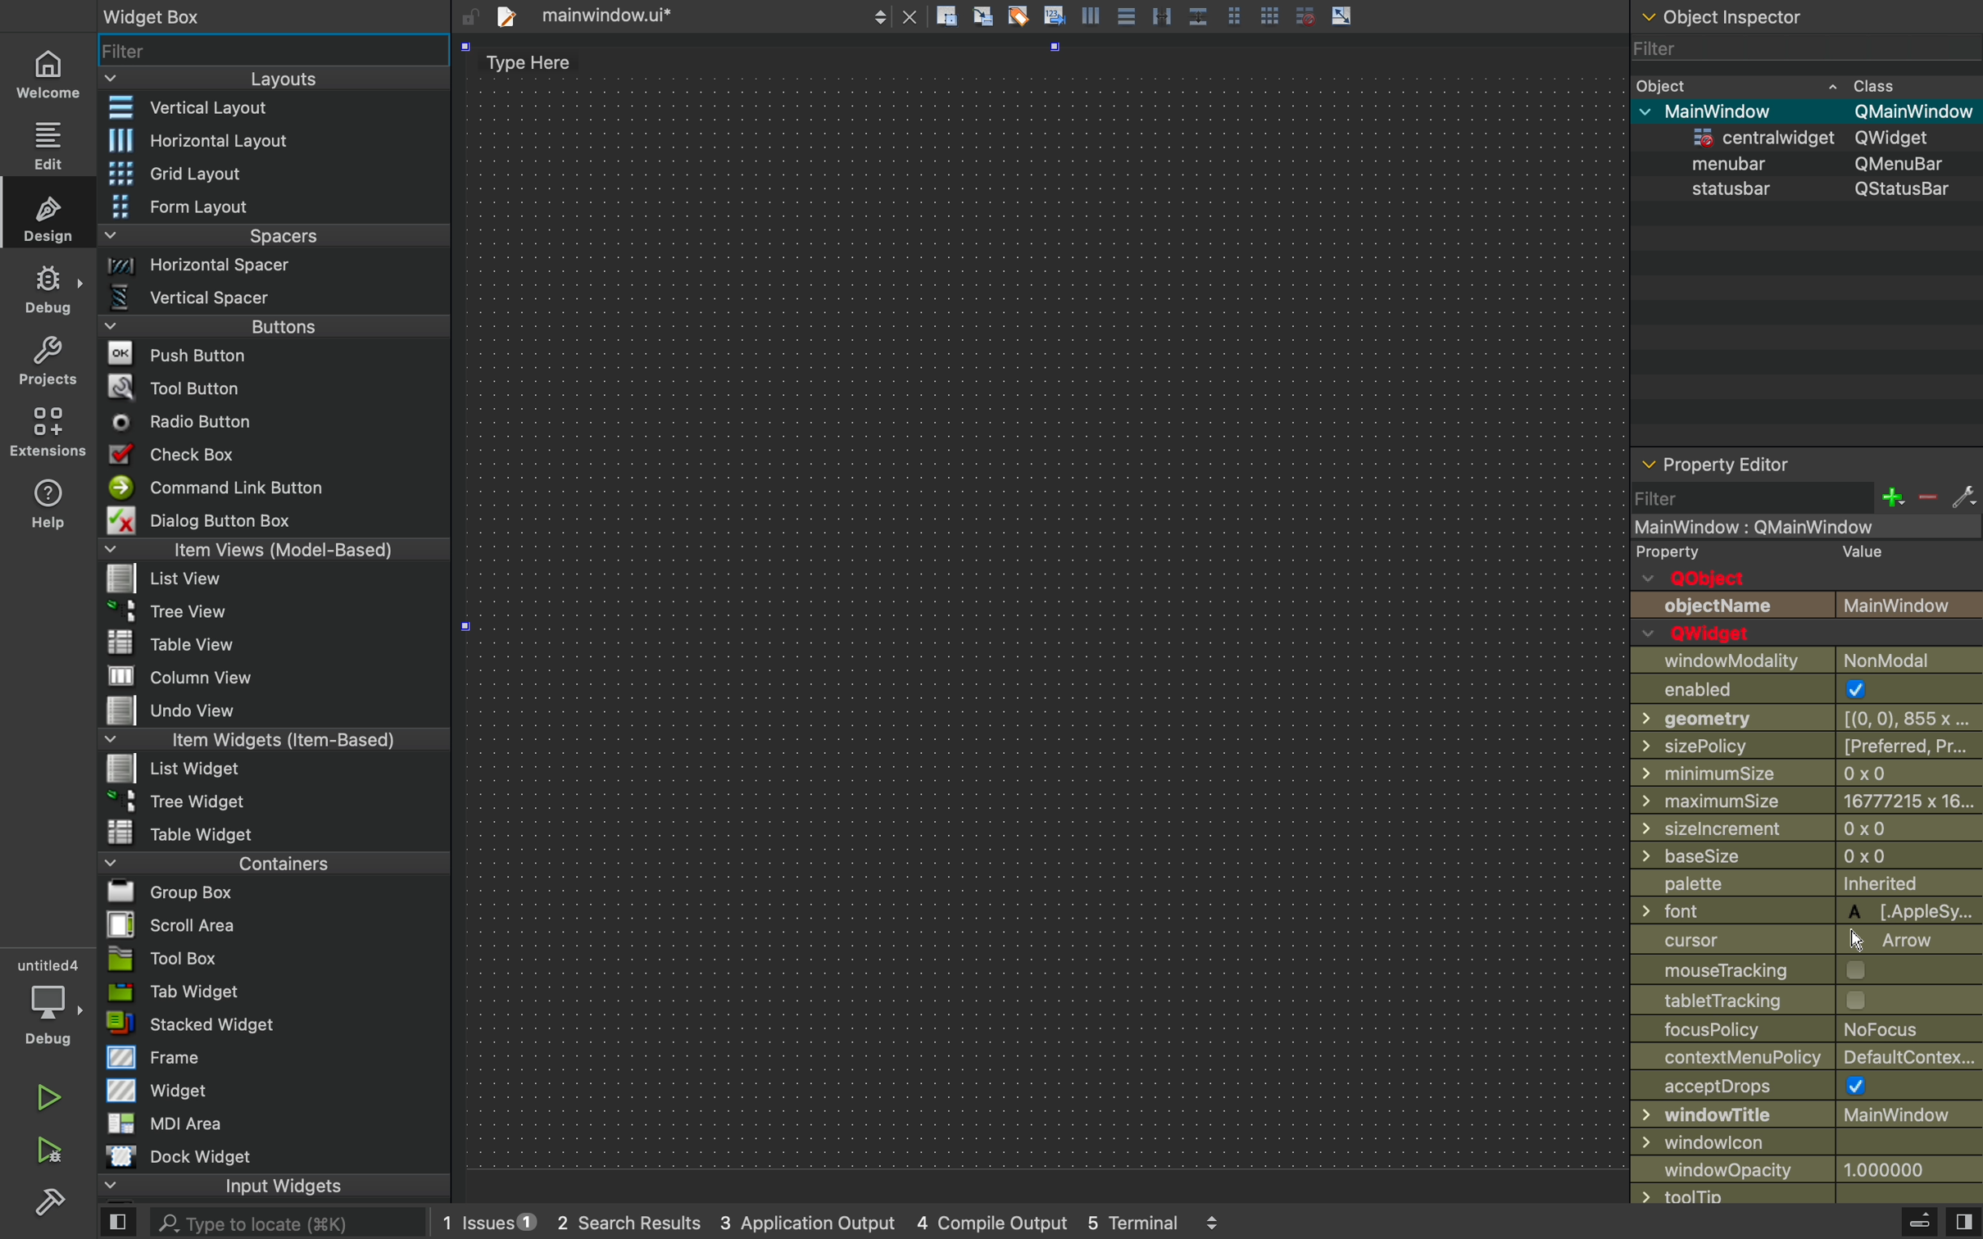 This screenshot has height=1239, width=1983. Describe the element at coordinates (272, 47) in the screenshot. I see `widget filter bar` at that location.